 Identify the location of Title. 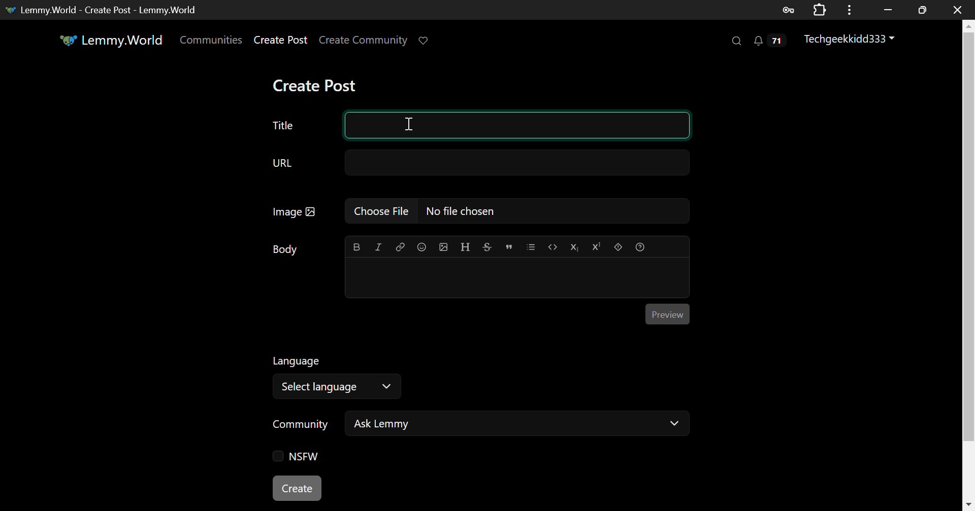
(282, 126).